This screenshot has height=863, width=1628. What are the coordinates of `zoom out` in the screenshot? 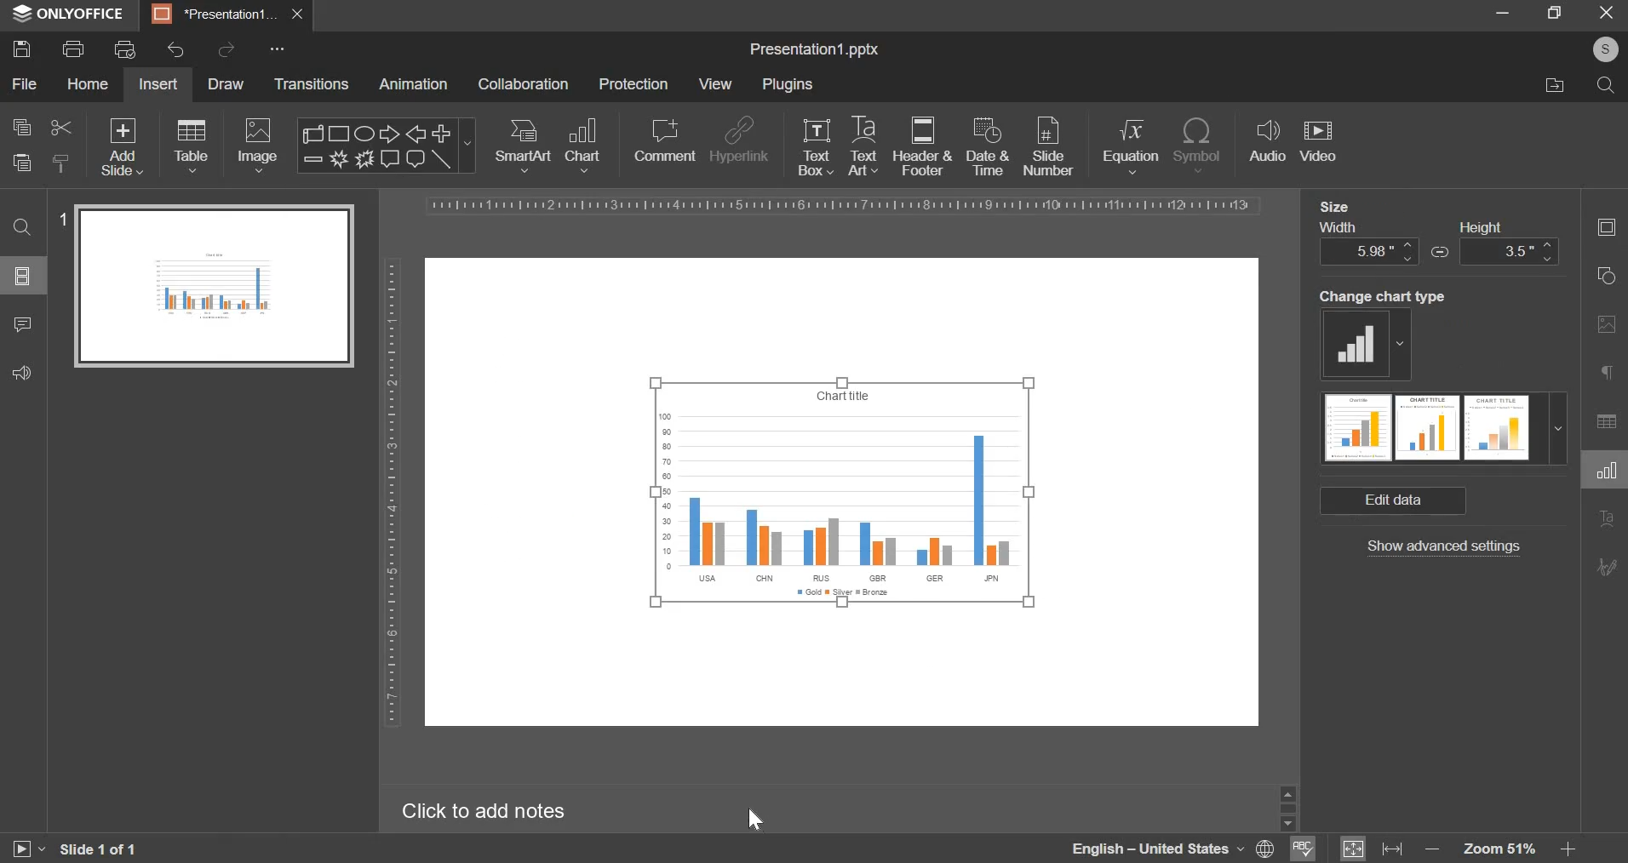 It's located at (1429, 847).